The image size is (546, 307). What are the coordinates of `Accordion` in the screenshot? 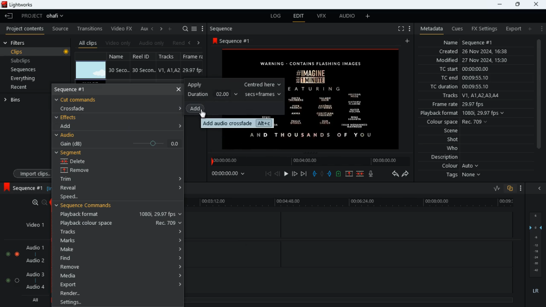 It's located at (178, 108).